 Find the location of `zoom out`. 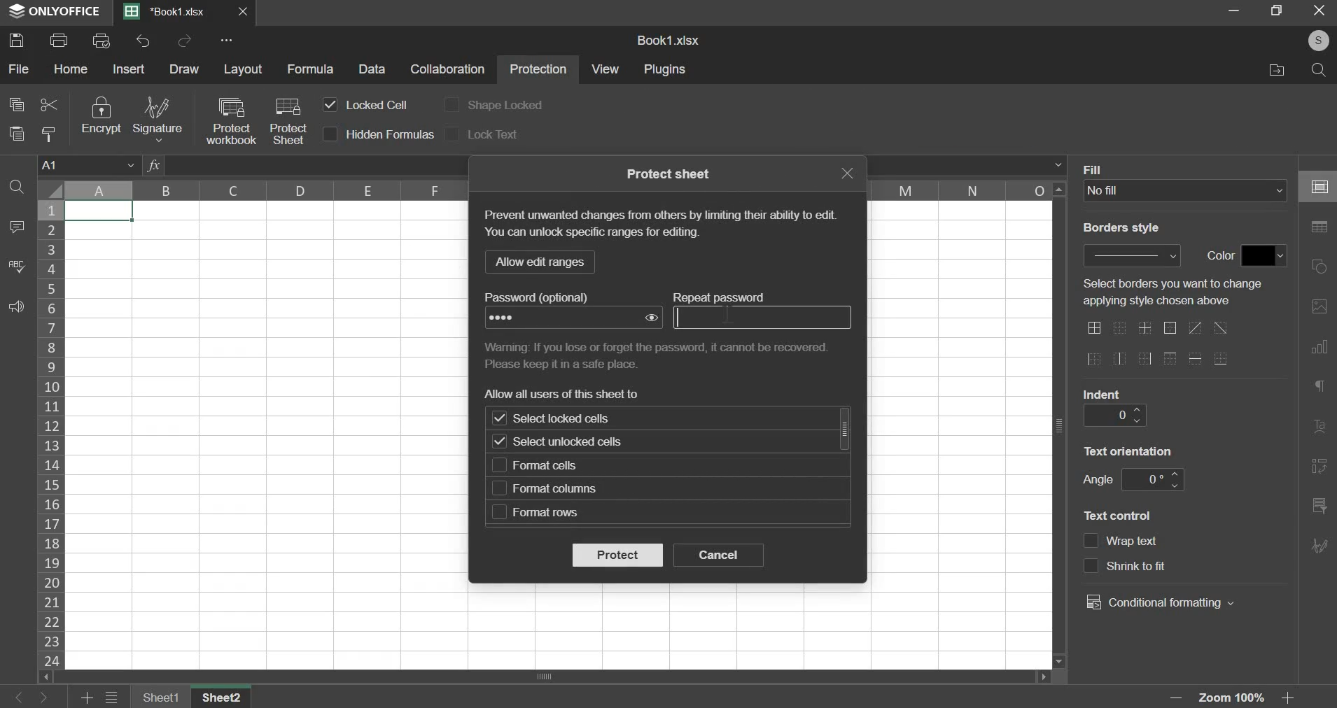

zoom out is located at coordinates (1179, 698).